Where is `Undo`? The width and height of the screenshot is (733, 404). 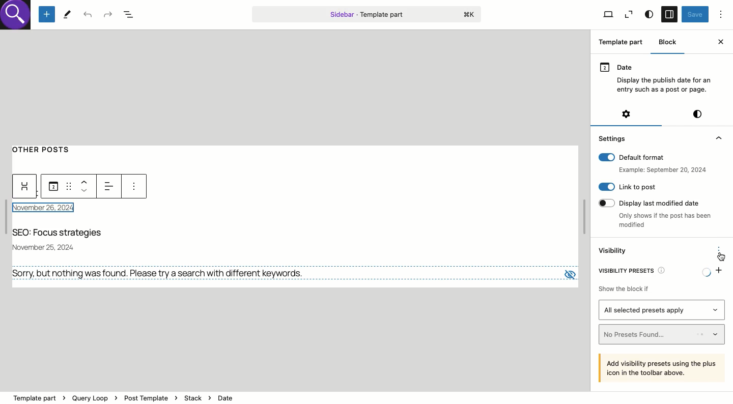
Undo is located at coordinates (88, 15).